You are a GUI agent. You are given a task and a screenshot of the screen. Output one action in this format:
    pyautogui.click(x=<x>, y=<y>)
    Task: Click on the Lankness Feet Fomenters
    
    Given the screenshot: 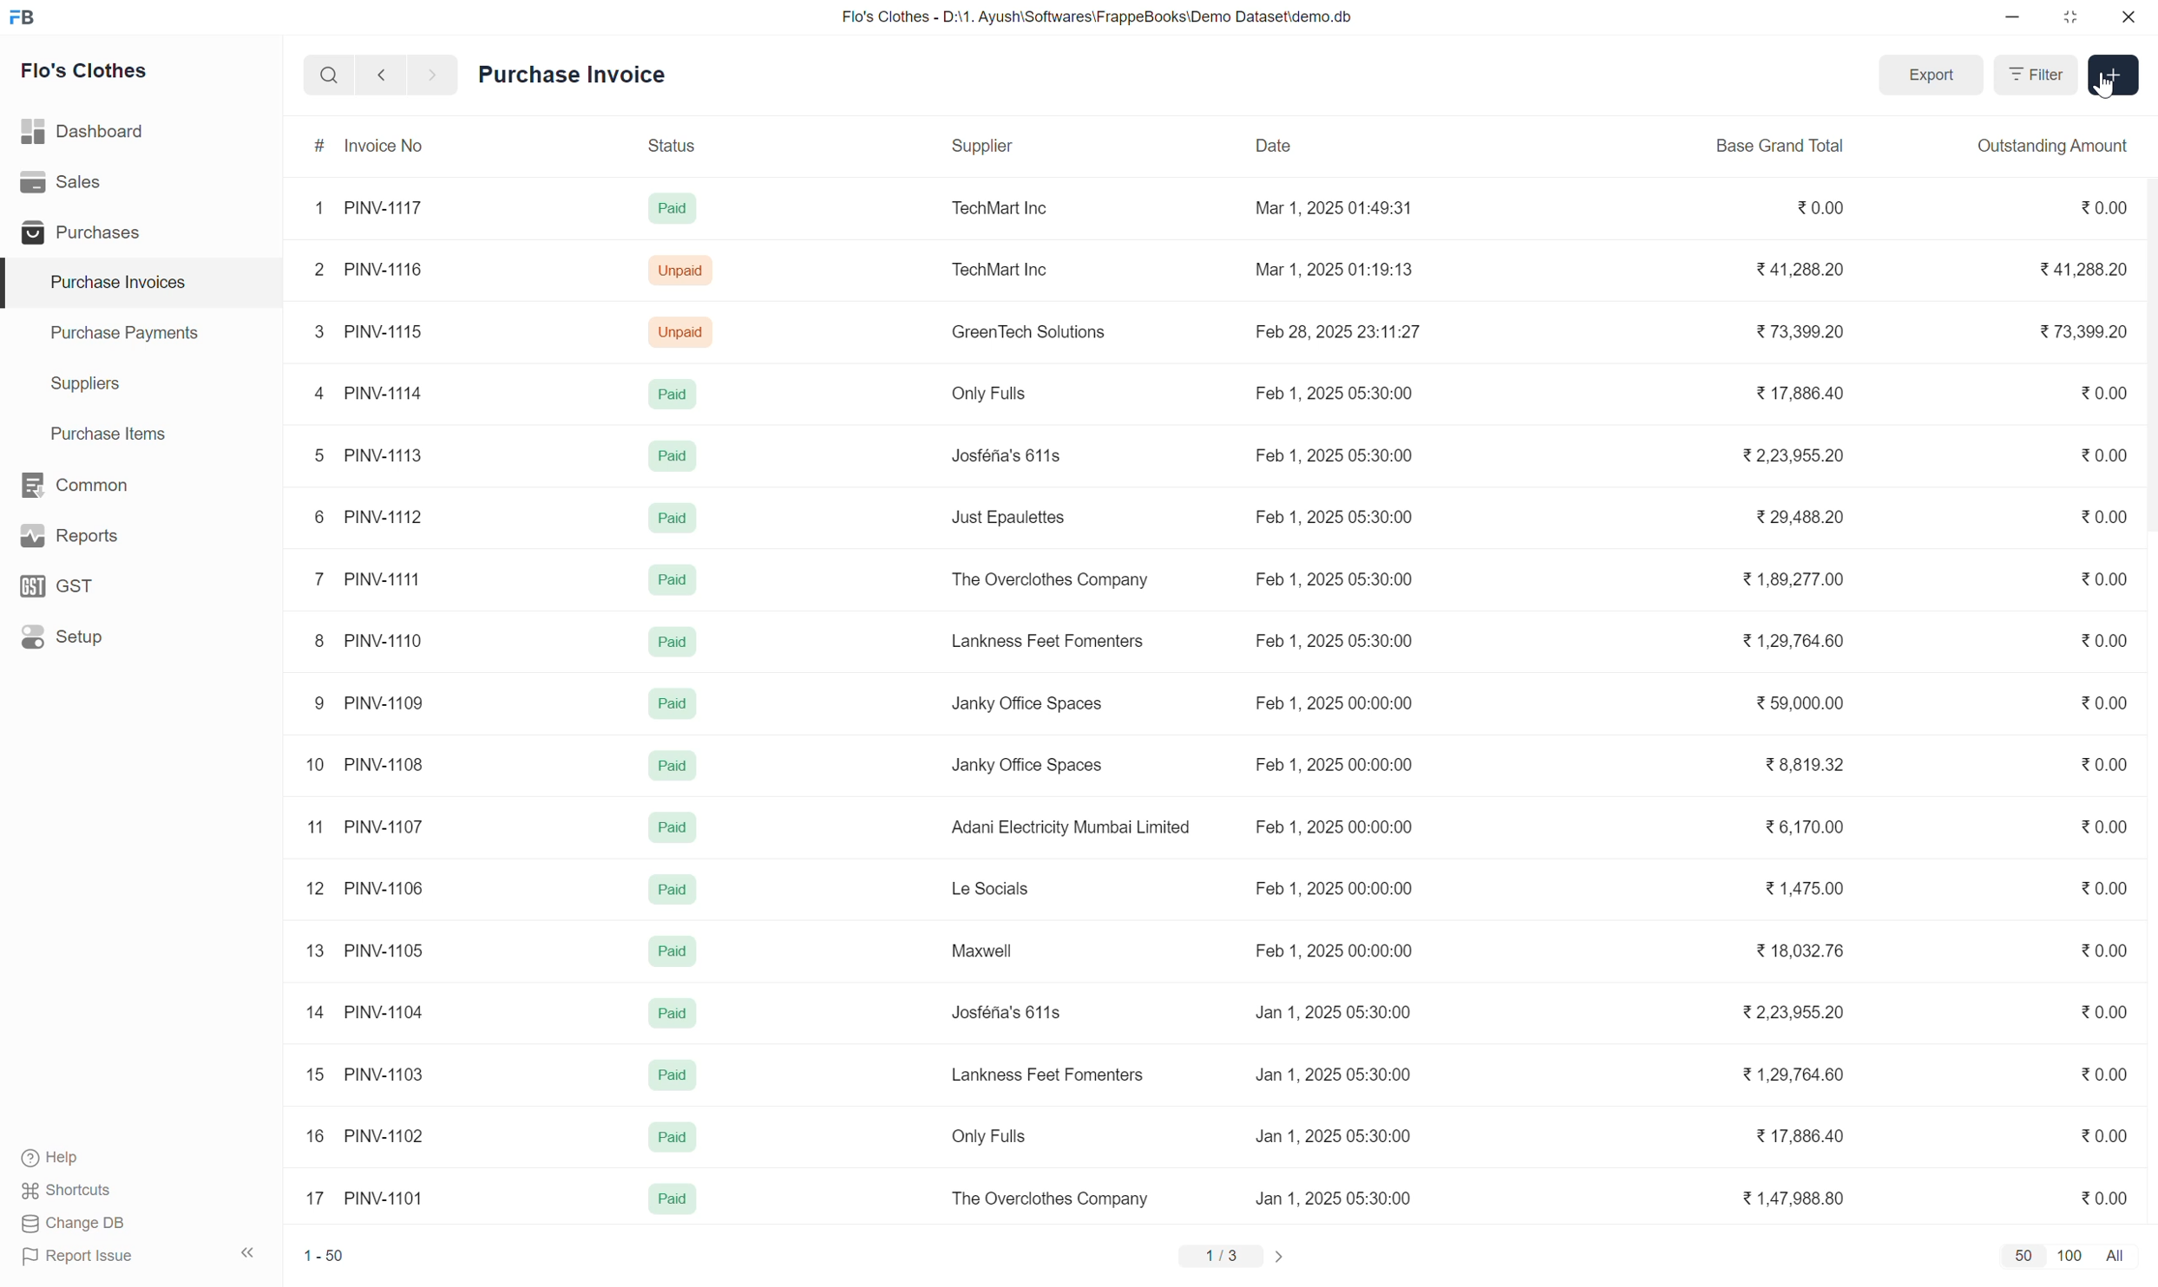 What is the action you would take?
    pyautogui.click(x=1045, y=1074)
    